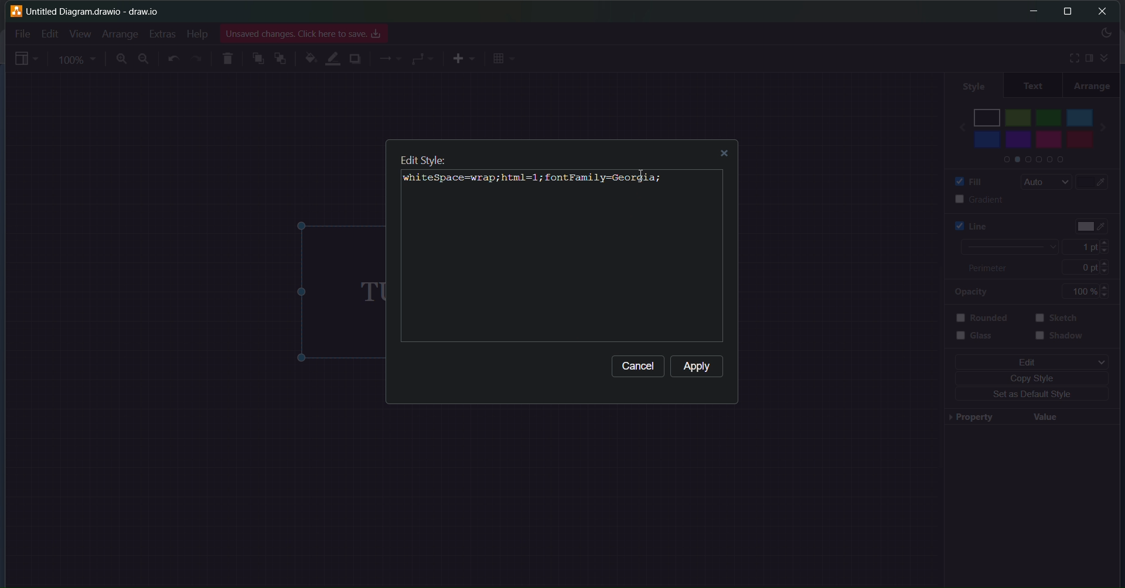  What do you see at coordinates (423, 59) in the screenshot?
I see `connector` at bounding box center [423, 59].